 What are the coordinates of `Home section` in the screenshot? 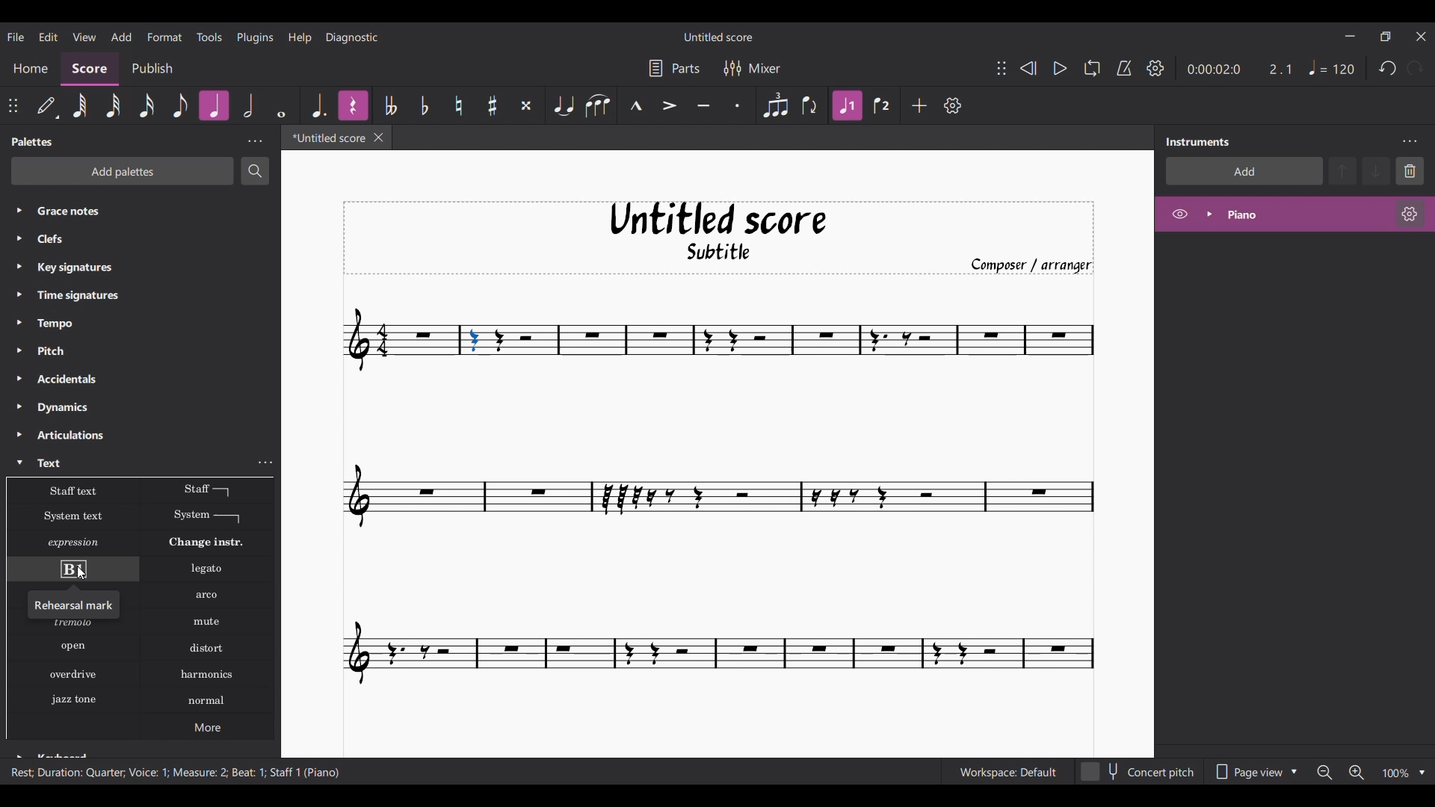 It's located at (31, 68).